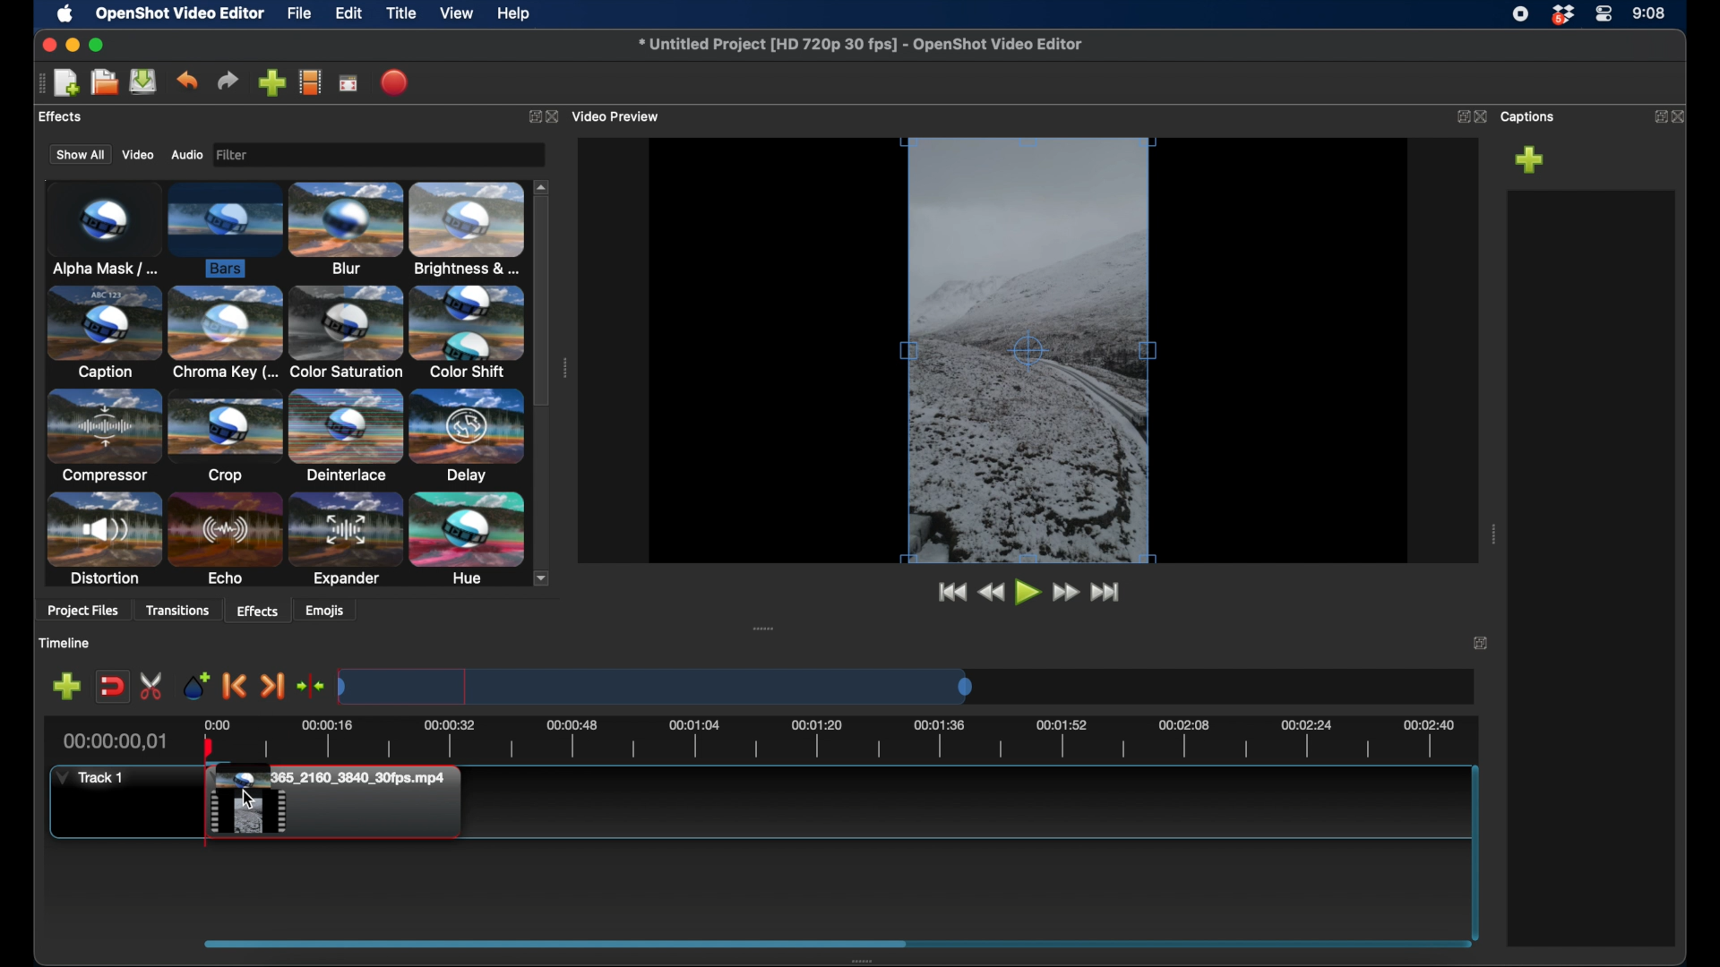 The height and width of the screenshot is (967, 1720). What do you see at coordinates (1027, 592) in the screenshot?
I see `play` at bounding box center [1027, 592].